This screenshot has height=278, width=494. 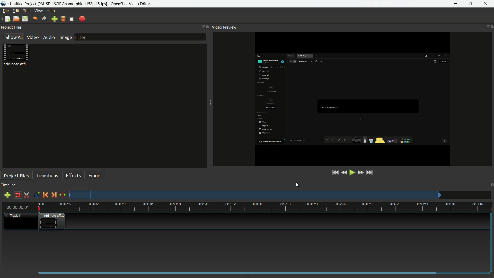 I want to click on image, so click(x=65, y=38).